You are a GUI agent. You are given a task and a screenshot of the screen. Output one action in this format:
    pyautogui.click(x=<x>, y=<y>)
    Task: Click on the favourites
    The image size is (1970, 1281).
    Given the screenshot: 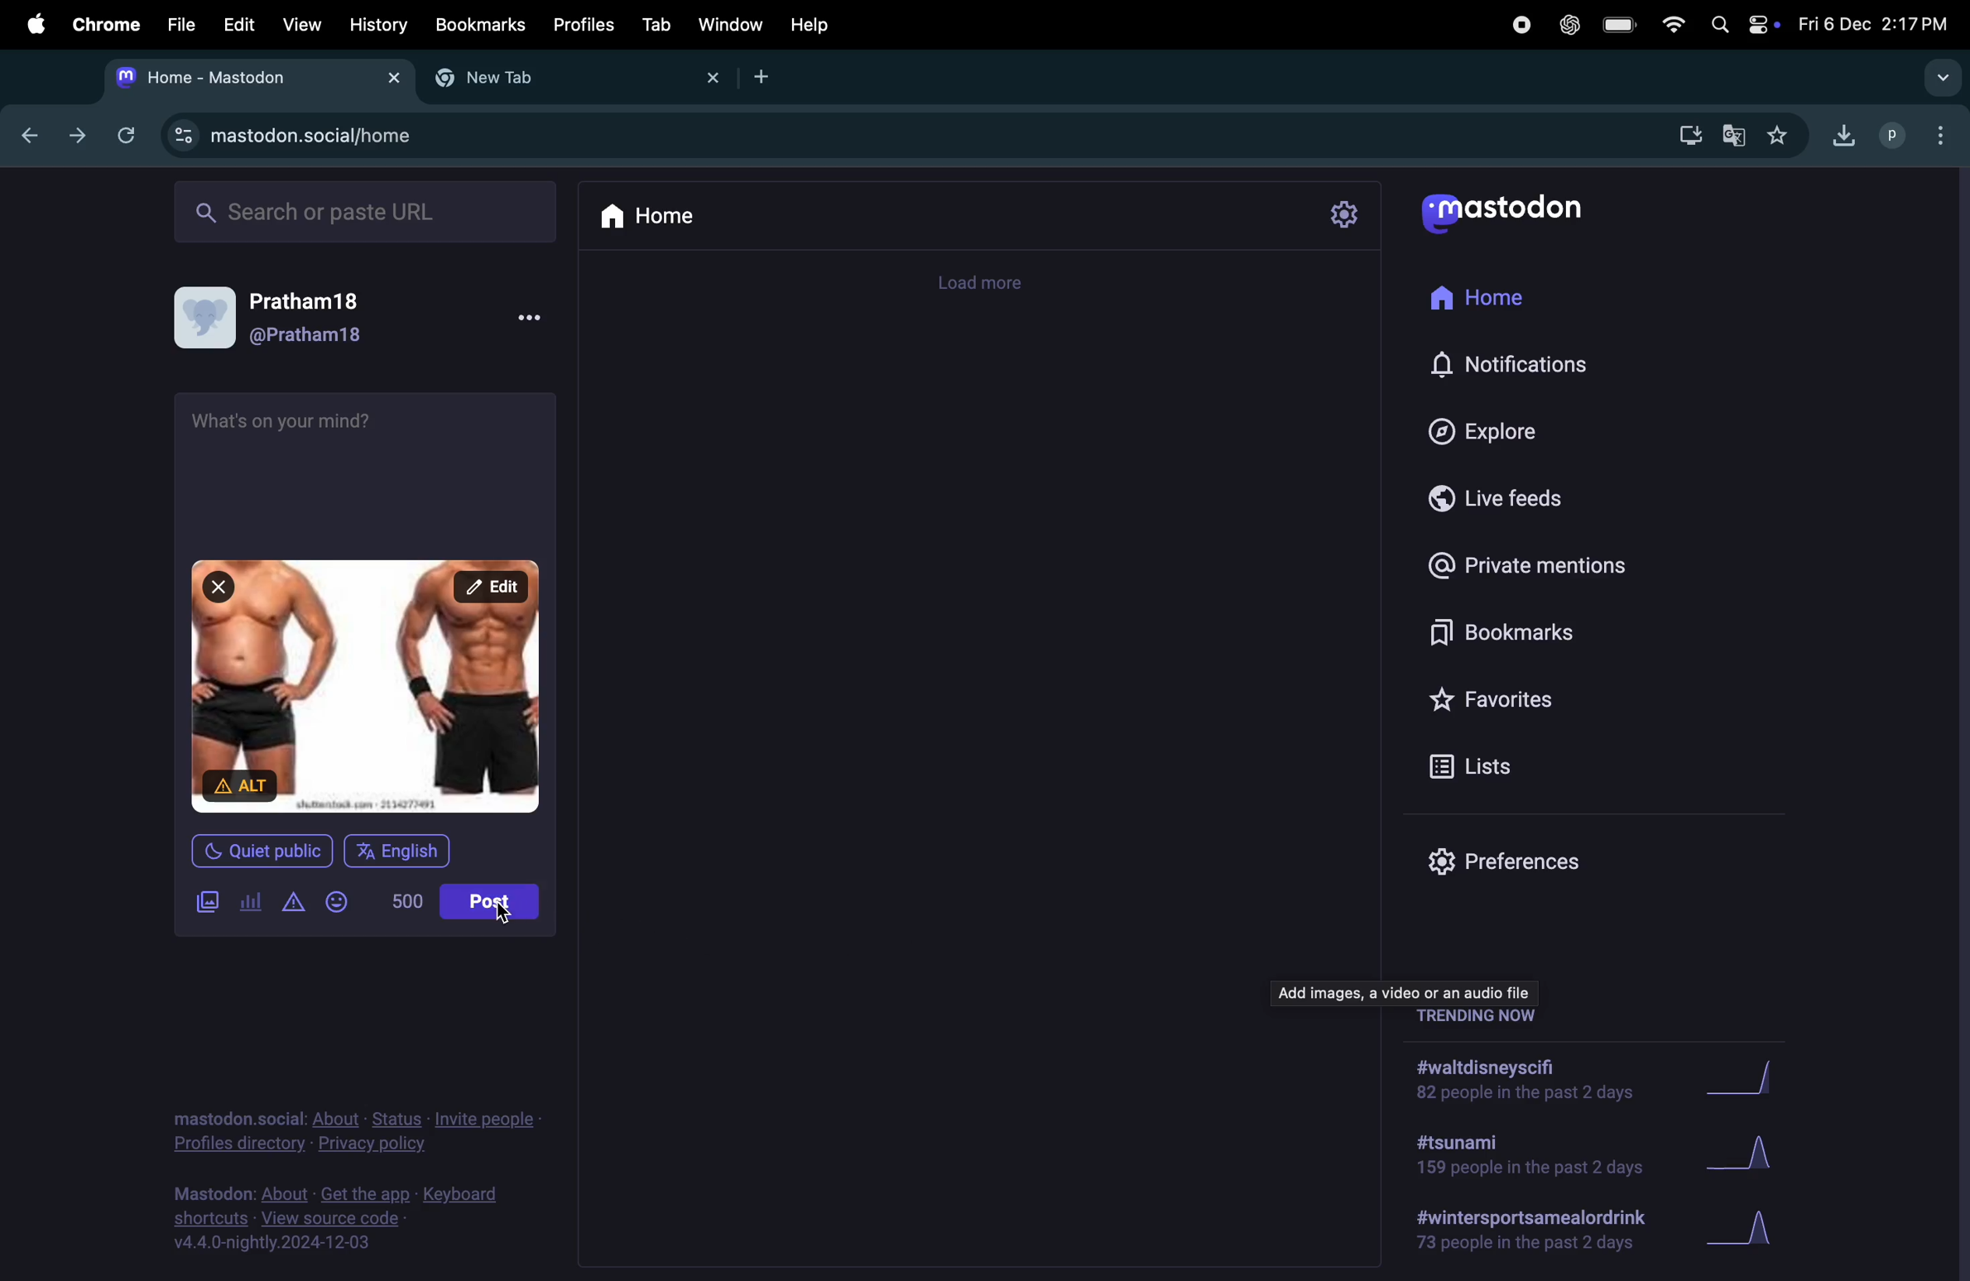 What is the action you would take?
    pyautogui.click(x=1497, y=702)
    